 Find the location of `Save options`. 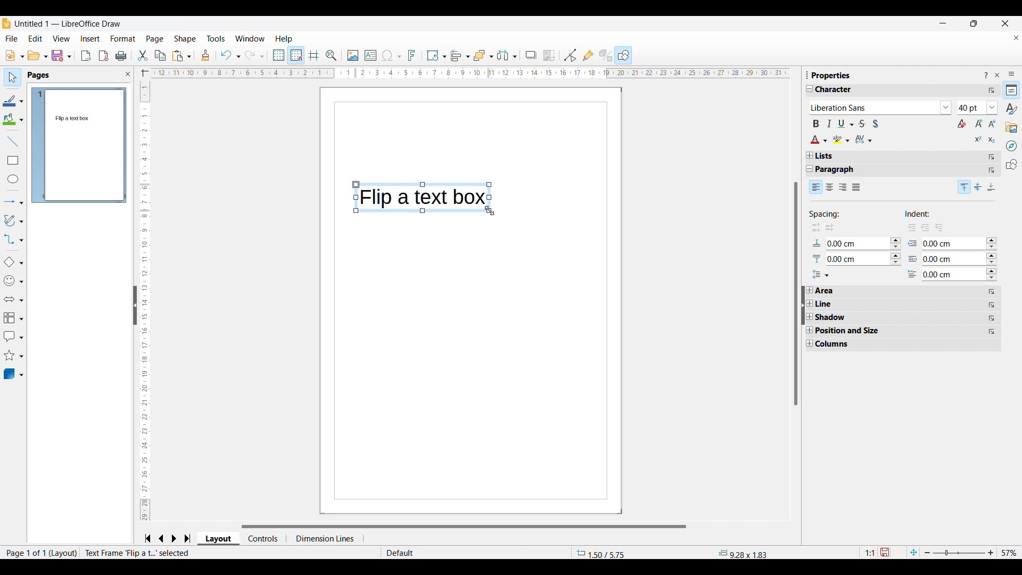

Save options is located at coordinates (62, 55).